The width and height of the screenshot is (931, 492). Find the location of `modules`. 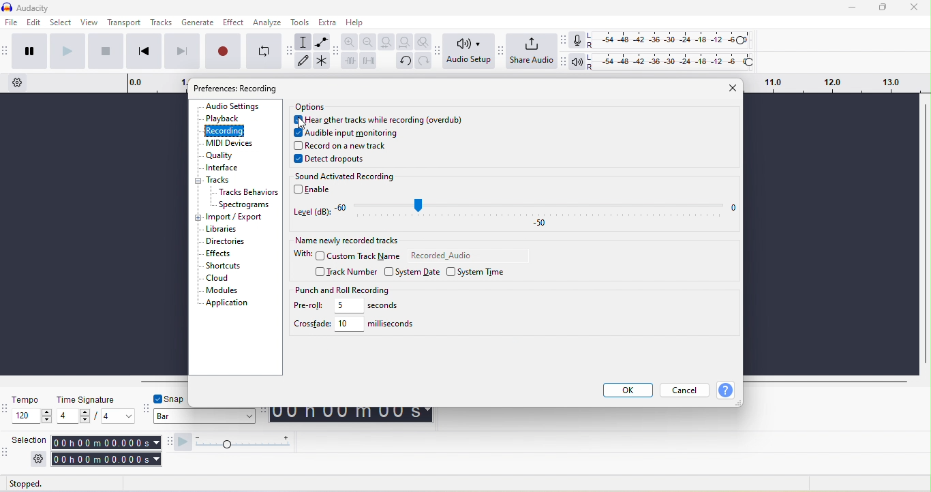

modules is located at coordinates (222, 291).